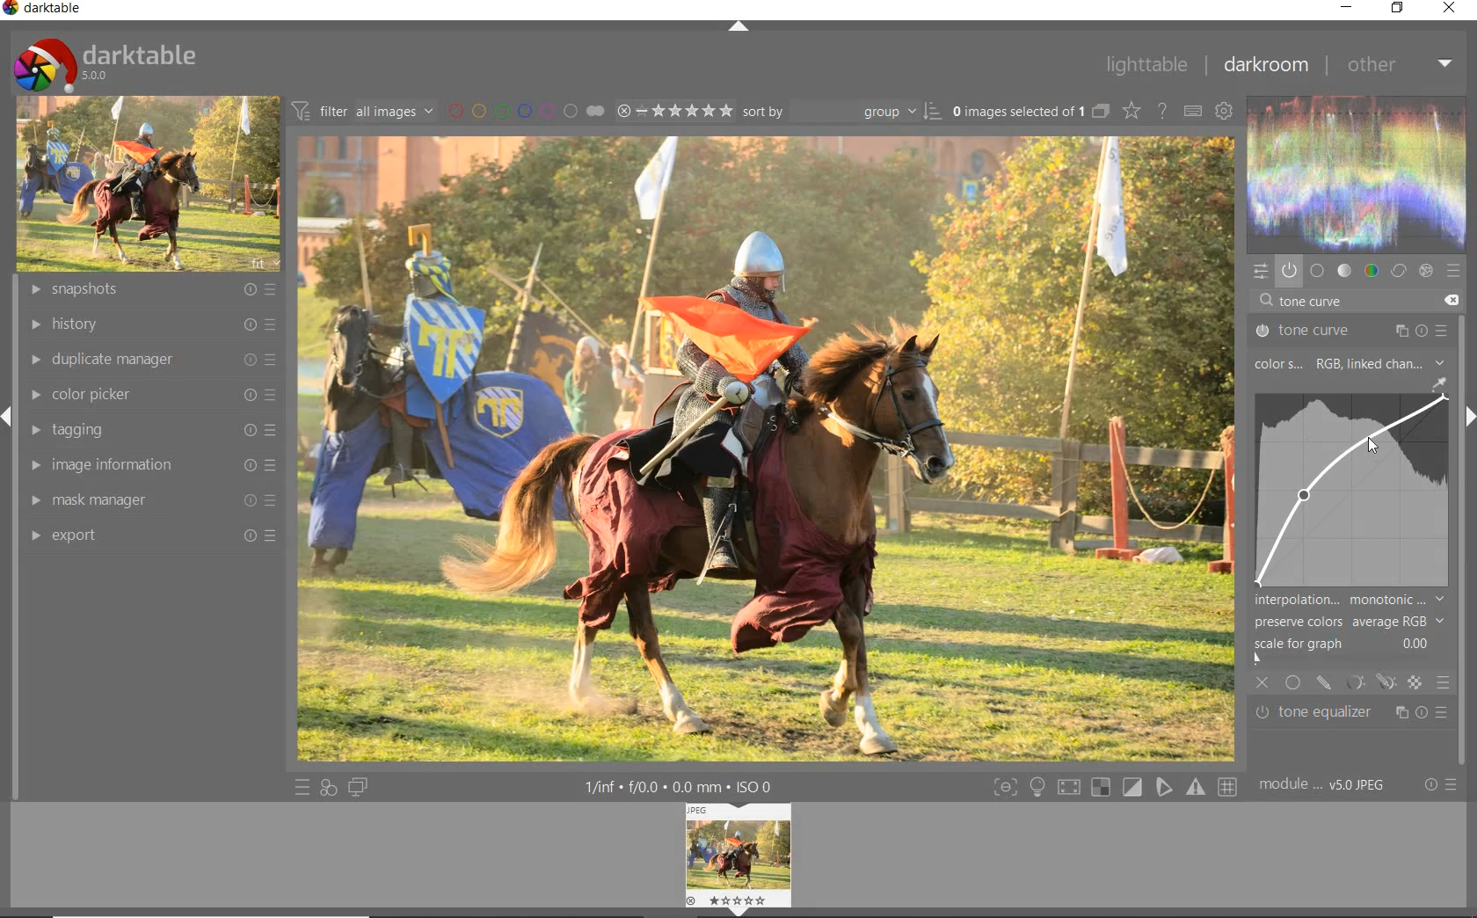 This screenshot has width=1477, height=918. I want to click on close, so click(1263, 684).